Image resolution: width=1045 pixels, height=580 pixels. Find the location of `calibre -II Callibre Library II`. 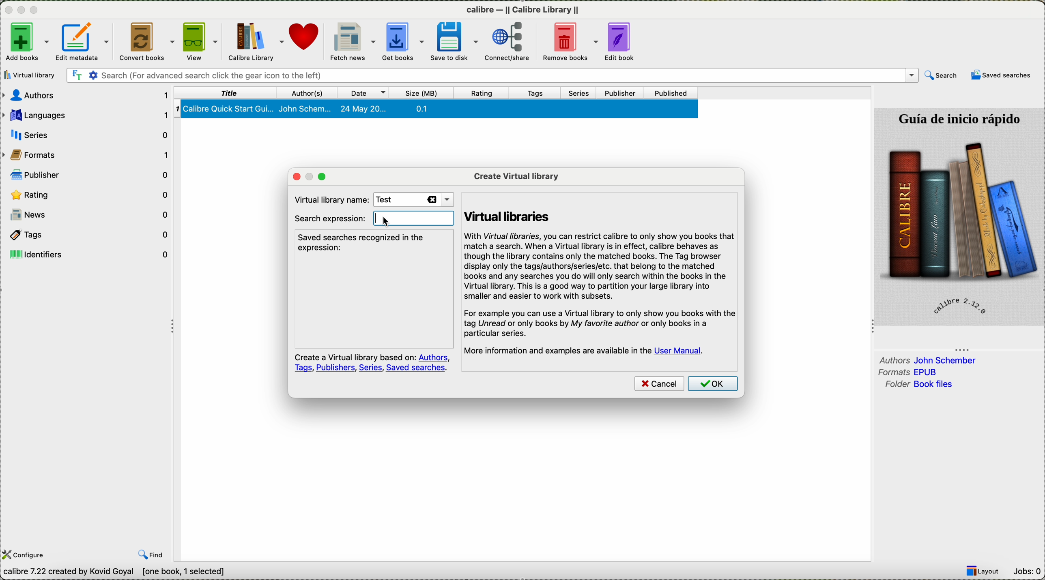

calibre -II Callibre Library II is located at coordinates (523, 12).